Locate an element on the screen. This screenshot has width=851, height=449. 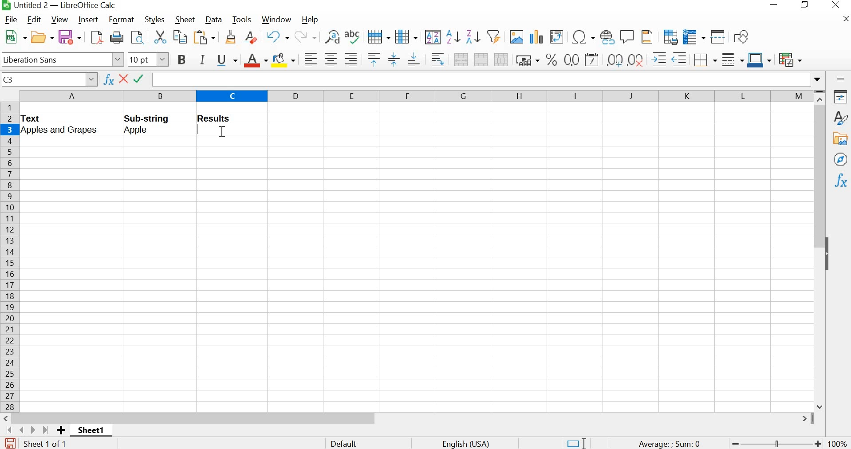
align left is located at coordinates (309, 59).